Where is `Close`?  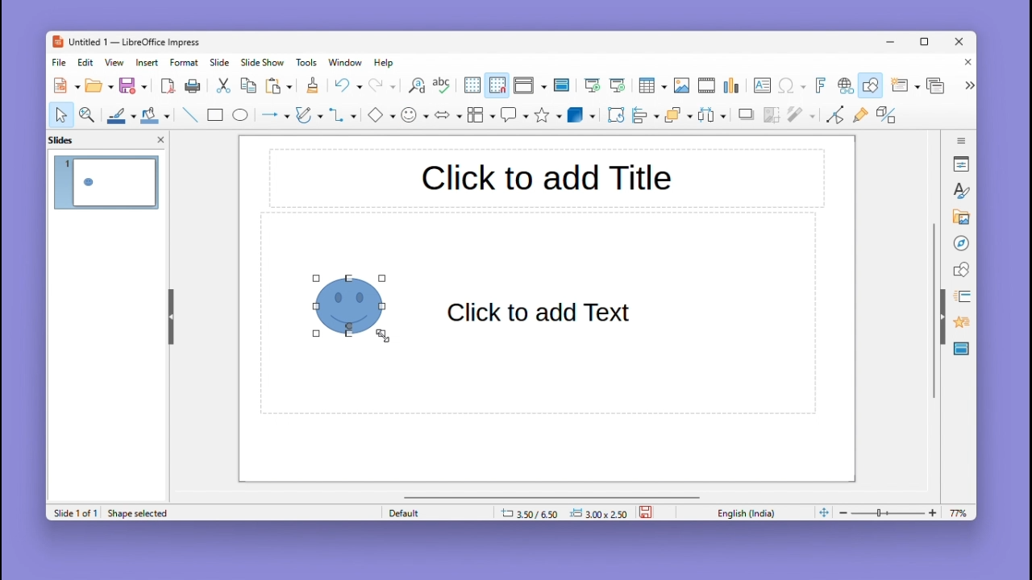 Close is located at coordinates (960, 43).